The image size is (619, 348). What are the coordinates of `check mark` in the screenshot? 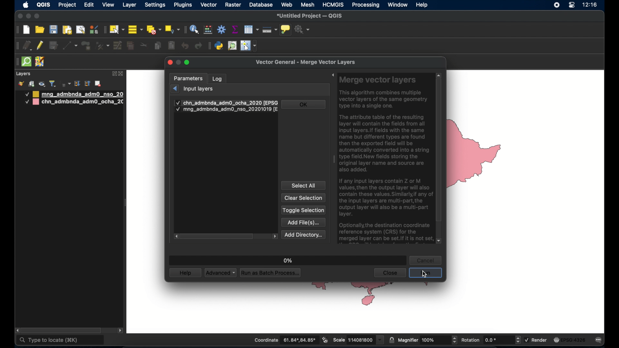 It's located at (226, 102).